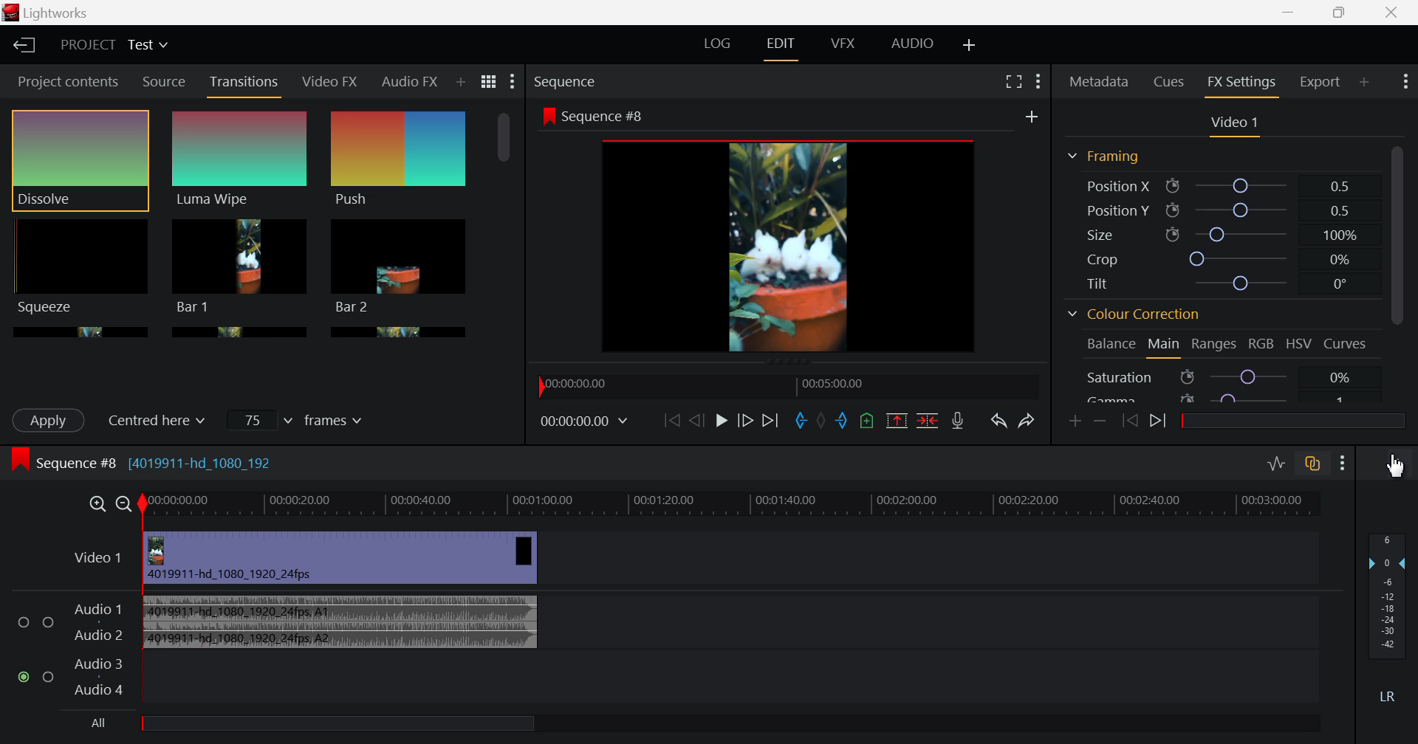  Describe the element at coordinates (1405, 83) in the screenshot. I see `Show Settings` at that location.